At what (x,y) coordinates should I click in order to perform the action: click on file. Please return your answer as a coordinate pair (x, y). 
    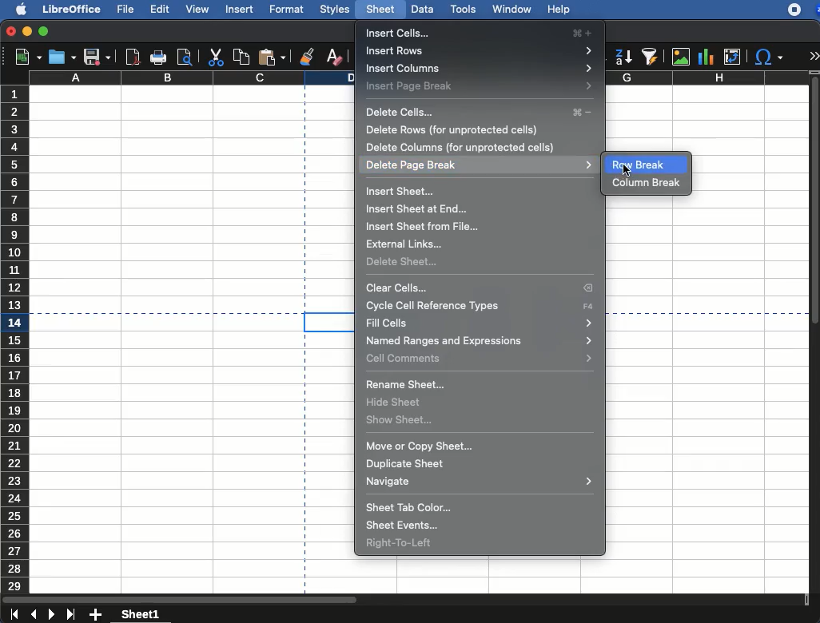
    Looking at the image, I should click on (124, 9).